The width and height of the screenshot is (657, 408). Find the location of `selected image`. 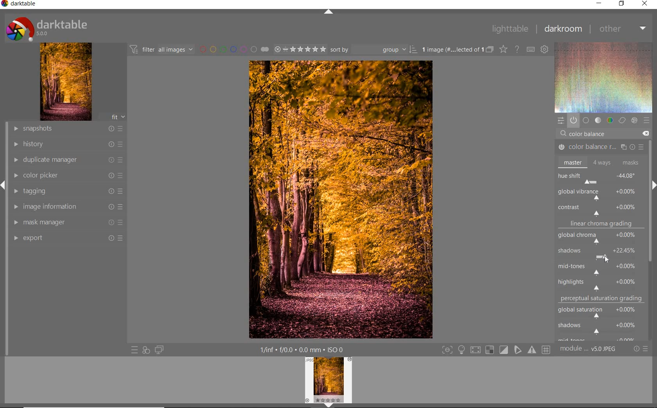

selected image is located at coordinates (340, 200).